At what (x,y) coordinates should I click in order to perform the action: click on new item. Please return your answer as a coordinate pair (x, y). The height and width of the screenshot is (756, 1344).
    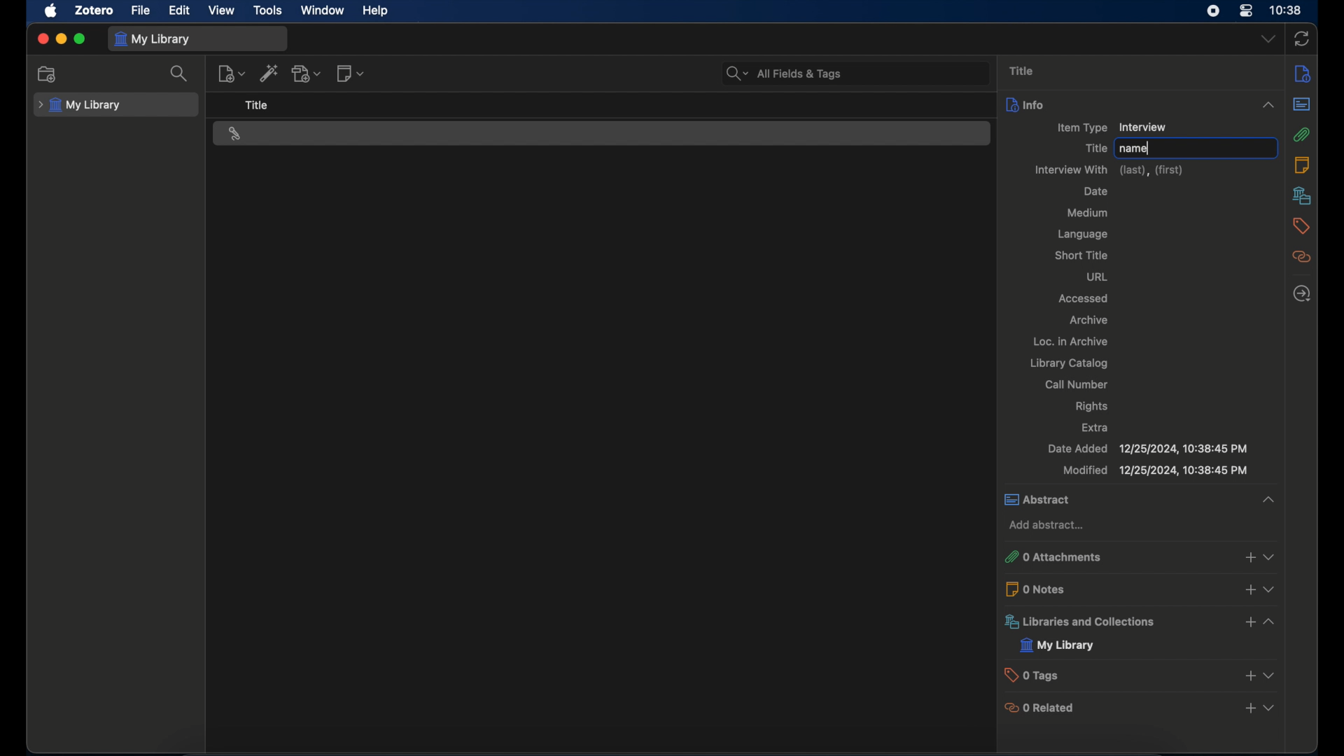
    Looking at the image, I should click on (232, 73).